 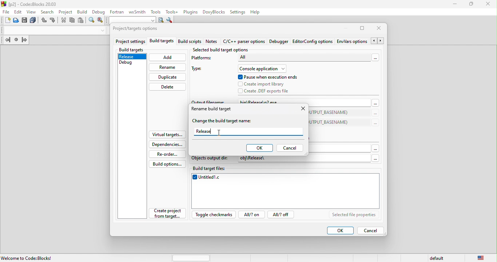 What do you see at coordinates (161, 20) in the screenshot?
I see `run search` at bounding box center [161, 20].